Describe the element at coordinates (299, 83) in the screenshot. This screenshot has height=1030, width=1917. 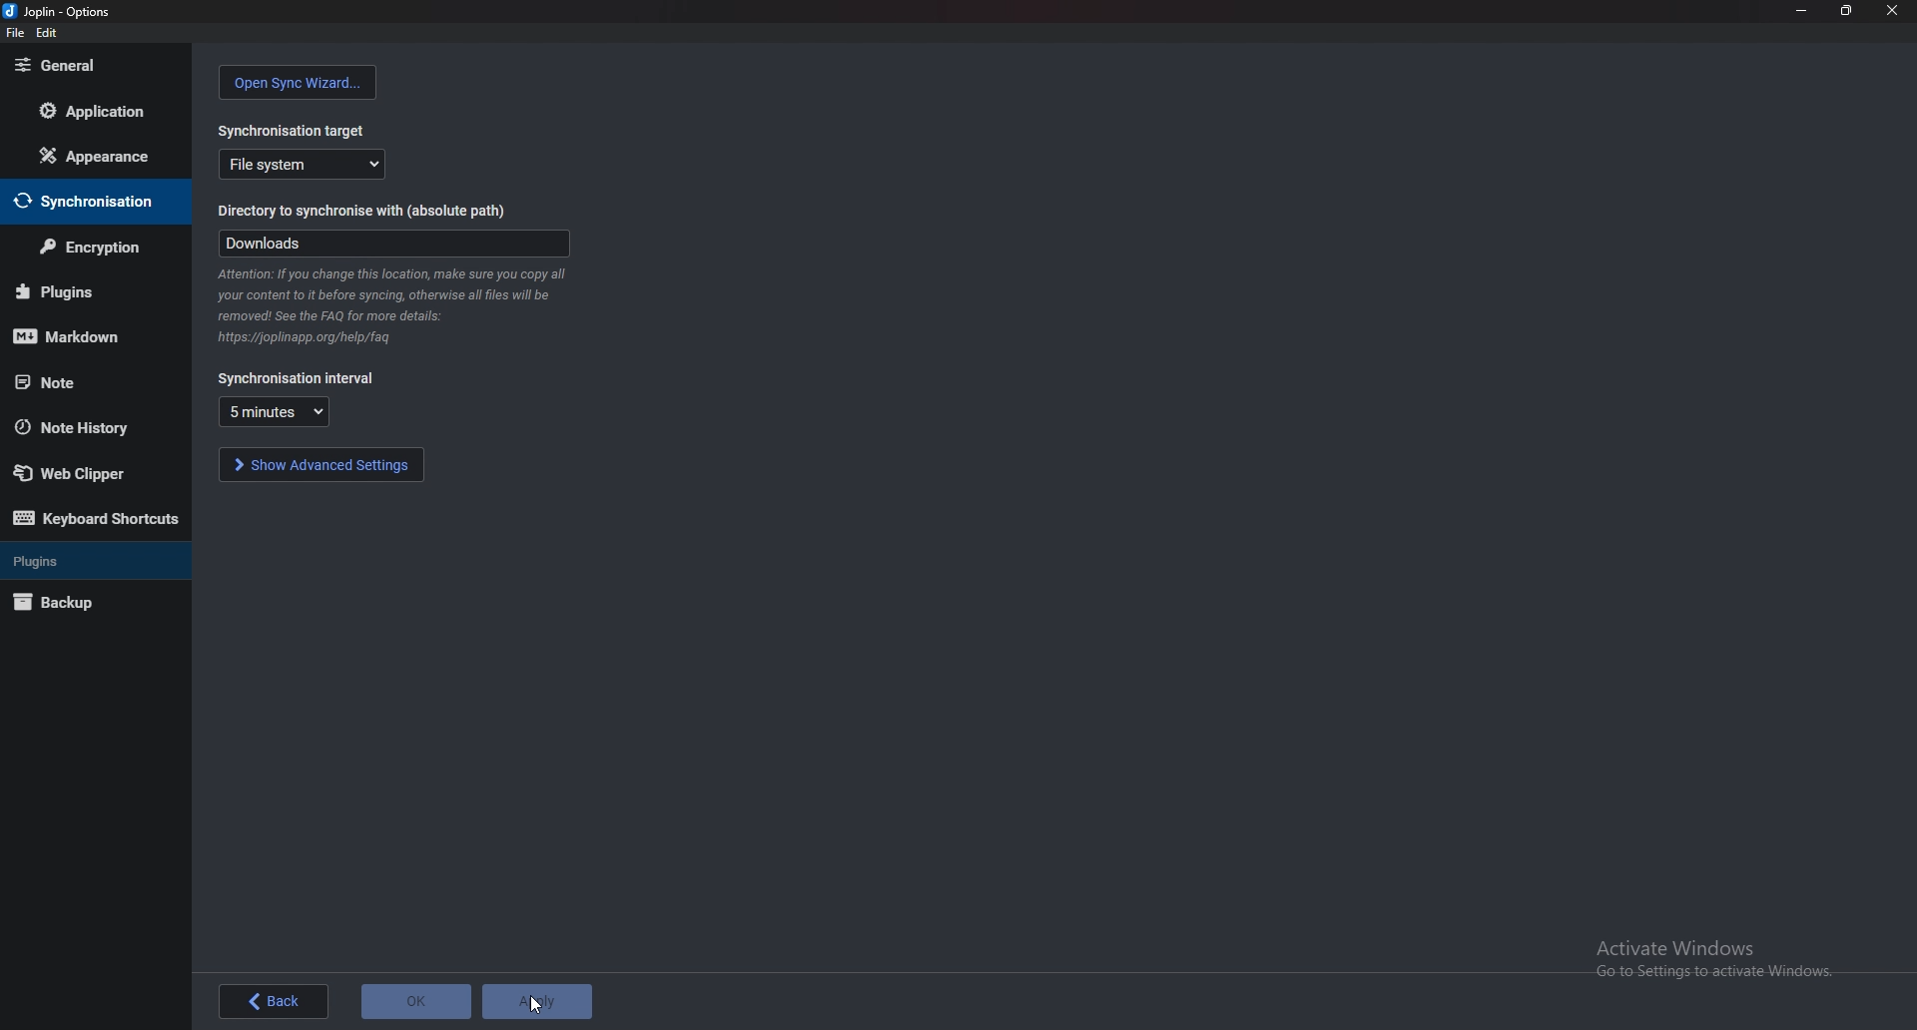
I see `Open sync wizard` at that location.